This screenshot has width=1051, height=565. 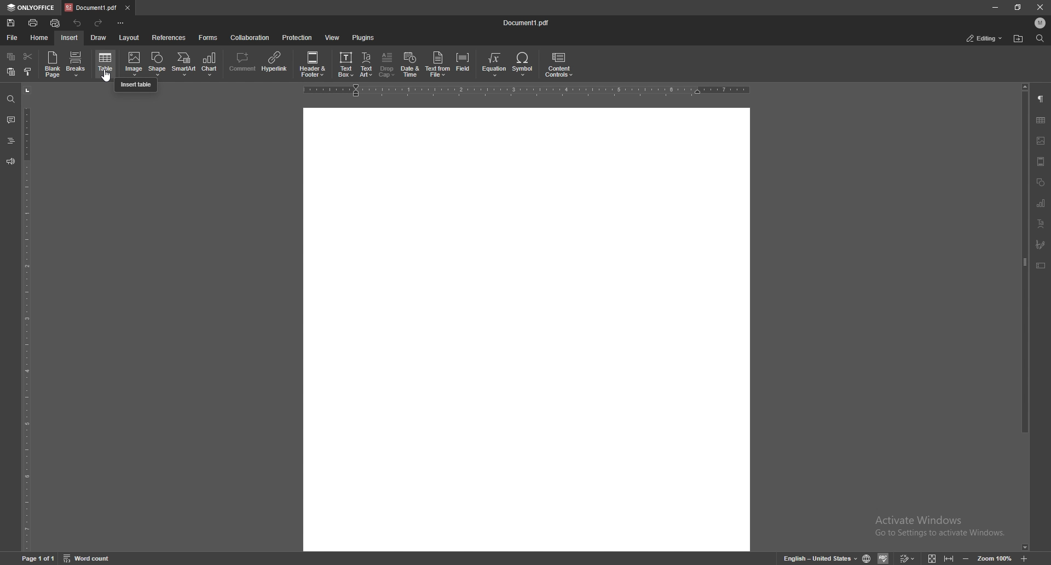 What do you see at coordinates (99, 38) in the screenshot?
I see `draw` at bounding box center [99, 38].